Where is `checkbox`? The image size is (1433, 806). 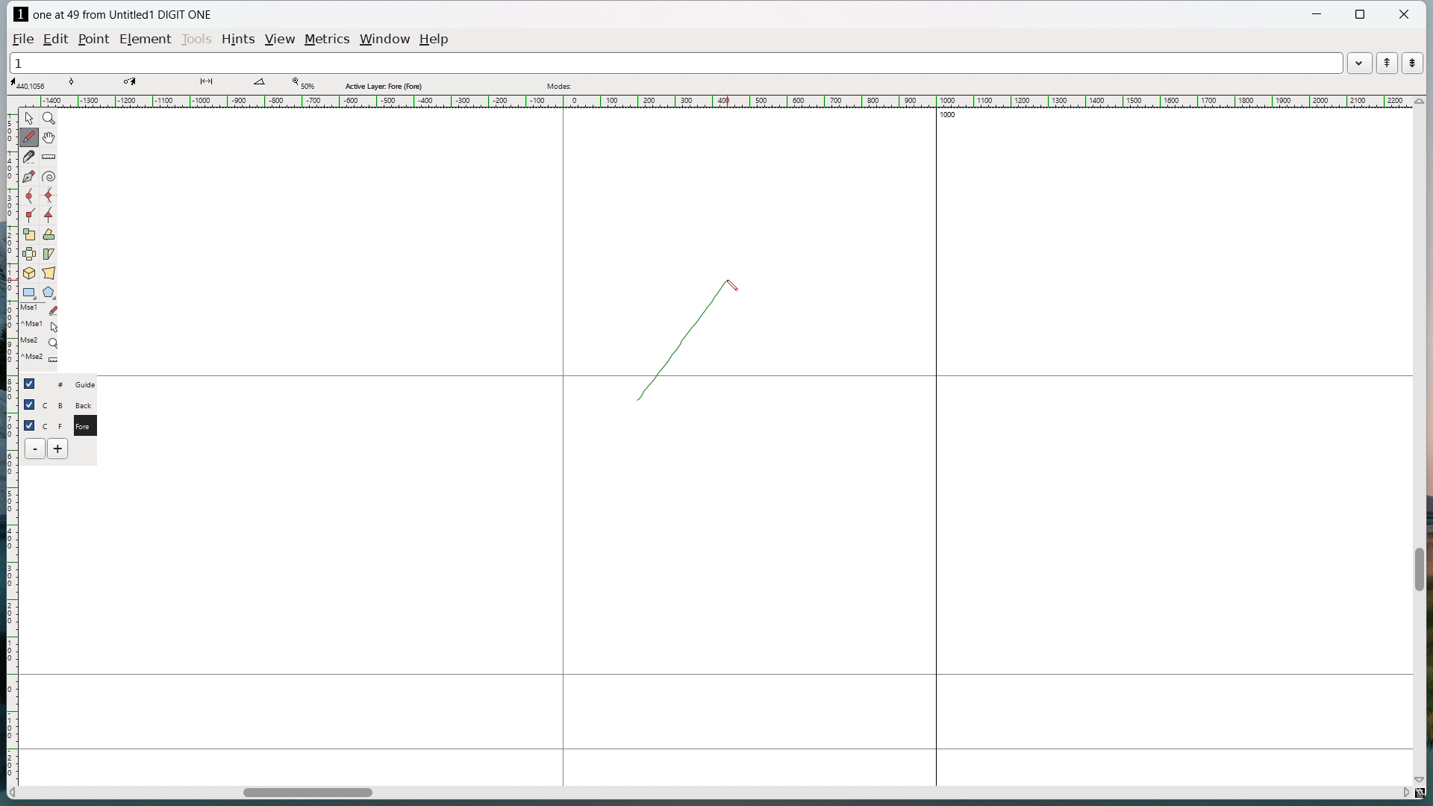 checkbox is located at coordinates (32, 383).